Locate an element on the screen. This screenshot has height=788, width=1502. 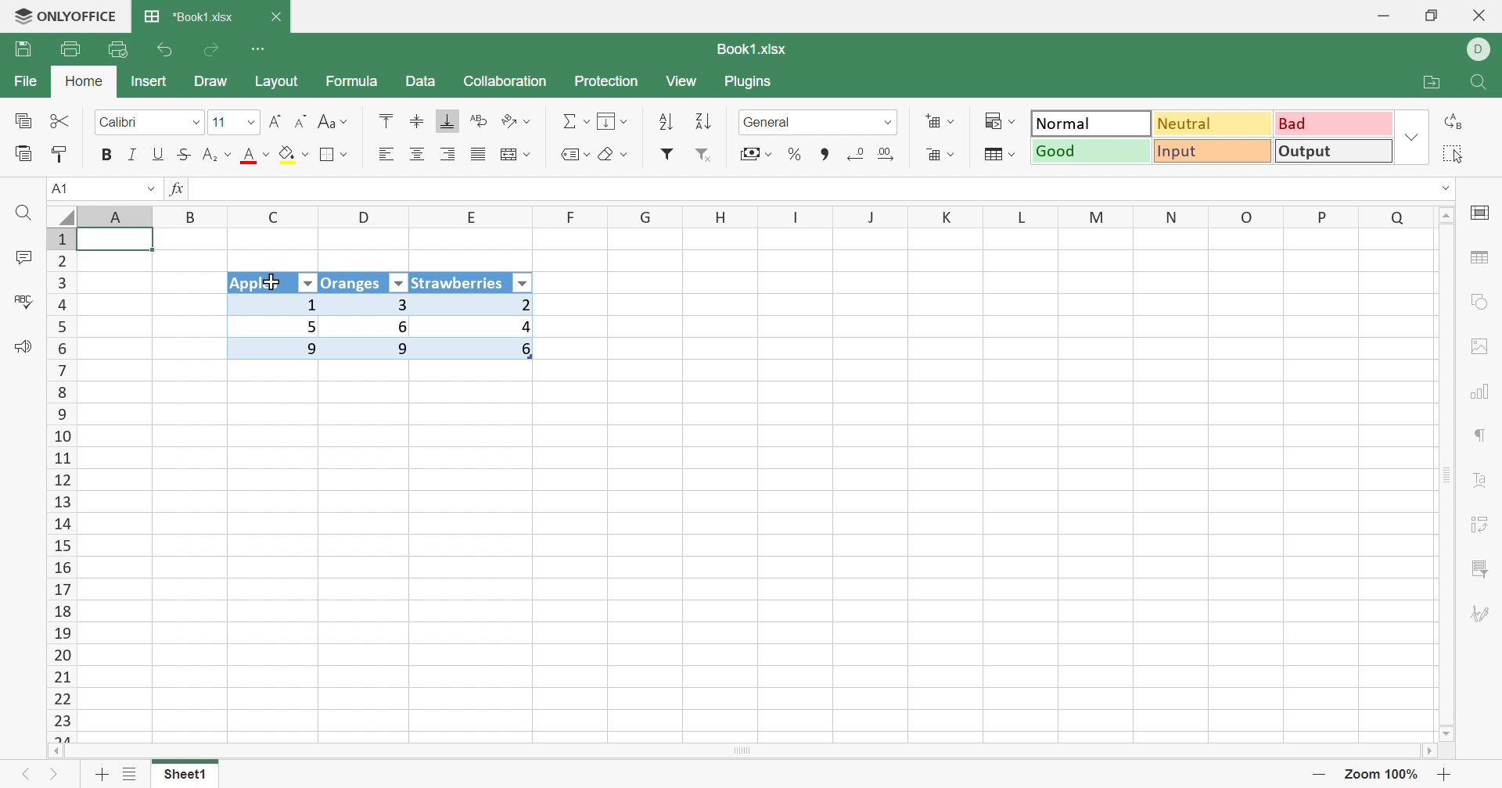
Delete cells is located at coordinates (938, 156).